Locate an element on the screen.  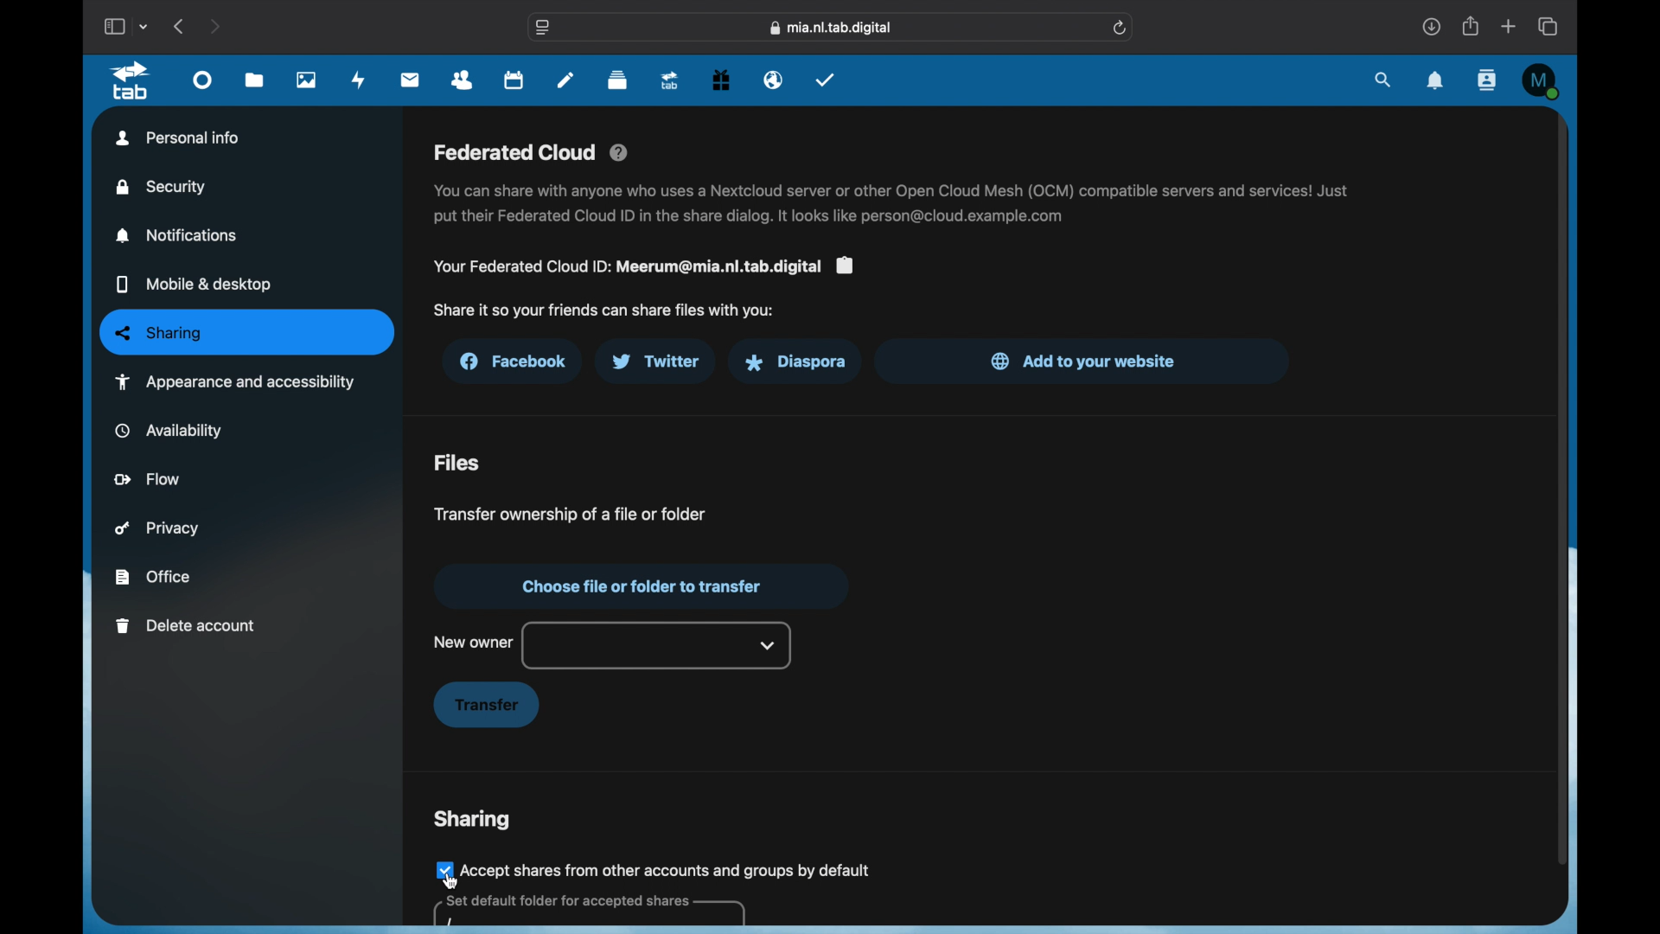
share is located at coordinates (1472, 26).